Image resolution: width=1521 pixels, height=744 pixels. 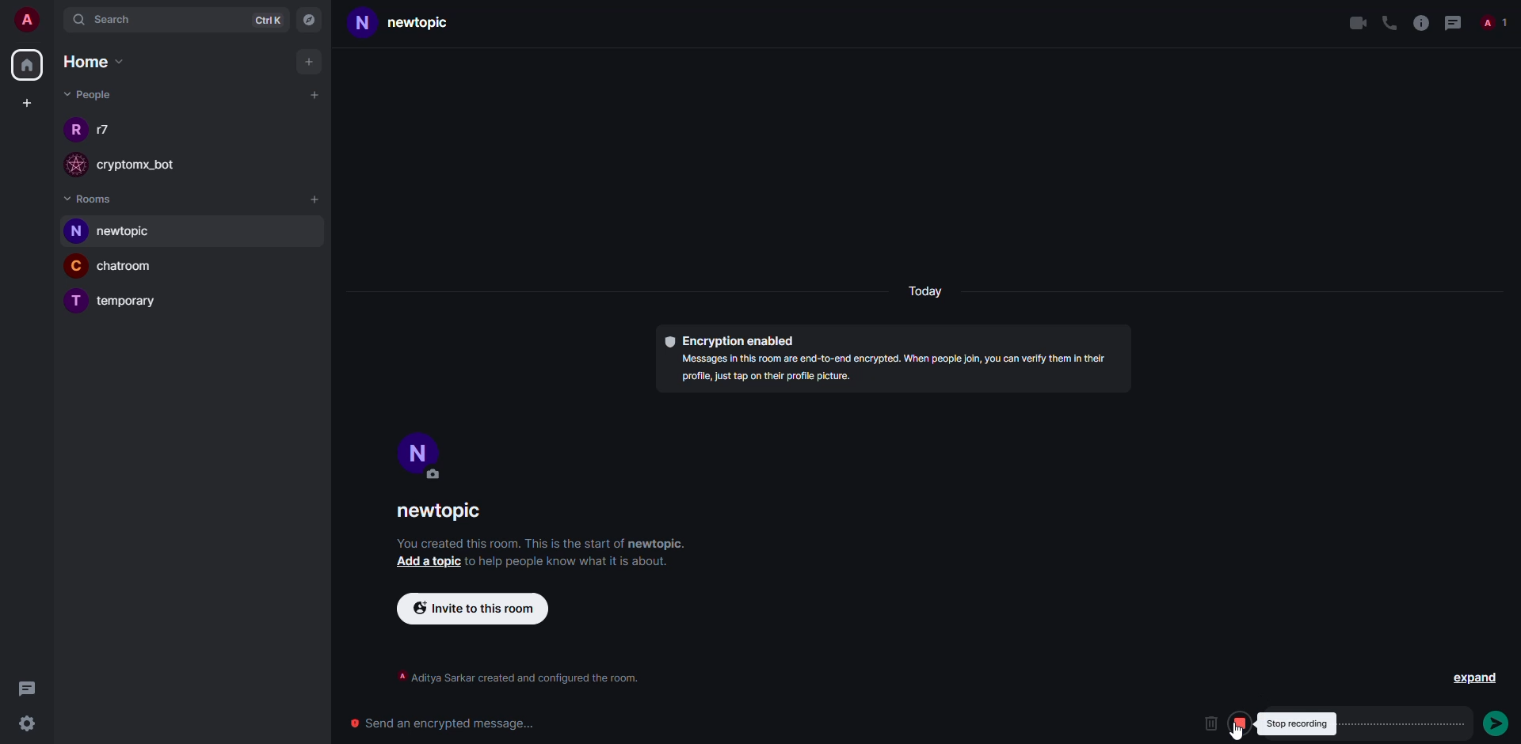 I want to click on R, so click(x=71, y=131).